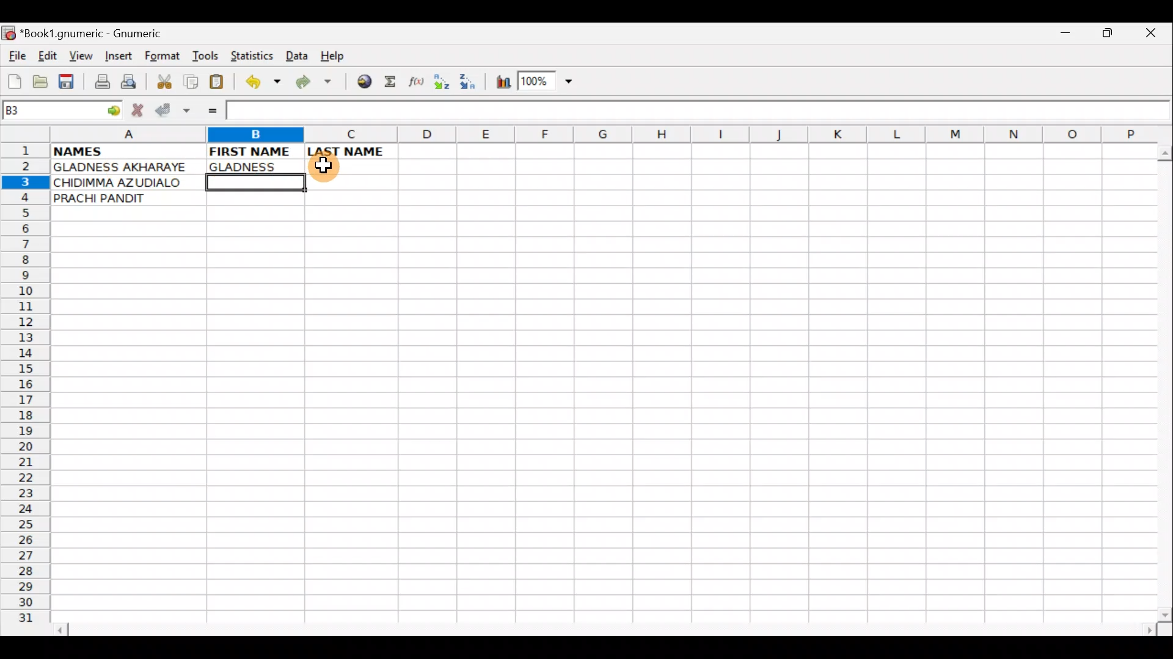  I want to click on Cell name B3, so click(49, 111).